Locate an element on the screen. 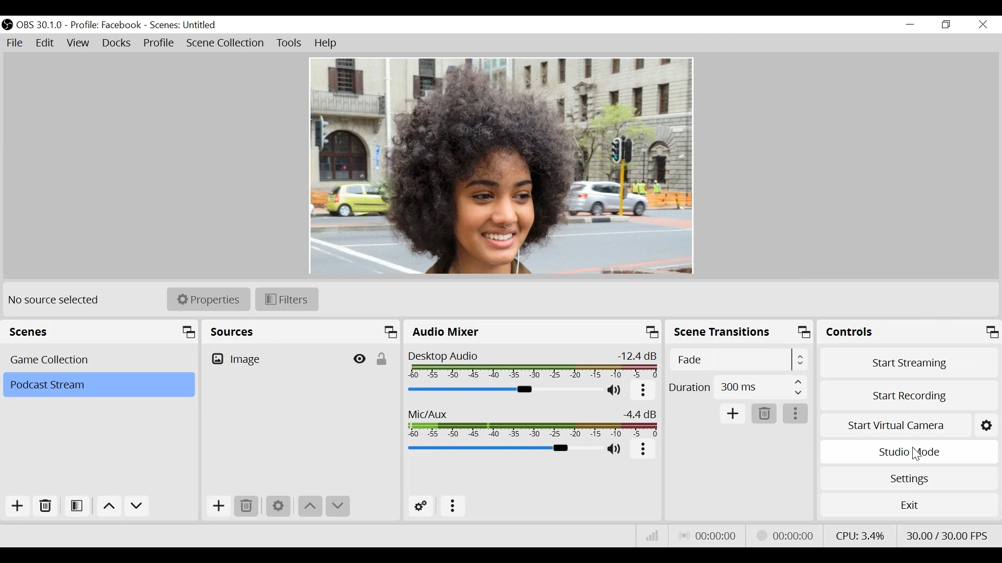 Image resolution: width=1002 pixels, height=563 pixels. Desktop Audio Slider is located at coordinates (503, 390).